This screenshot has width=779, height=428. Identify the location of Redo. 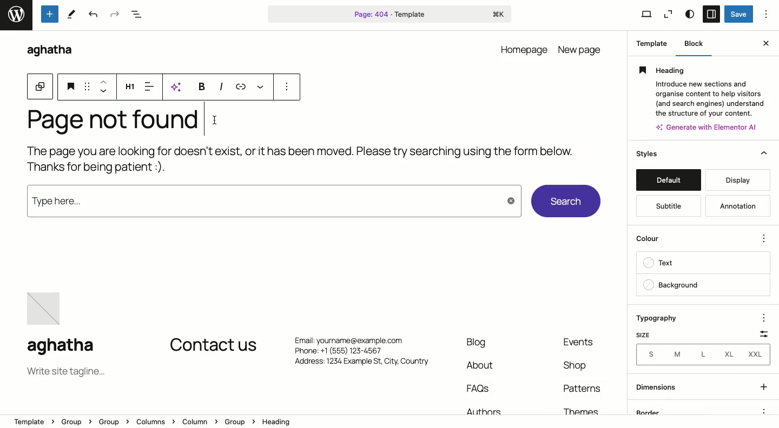
(113, 15).